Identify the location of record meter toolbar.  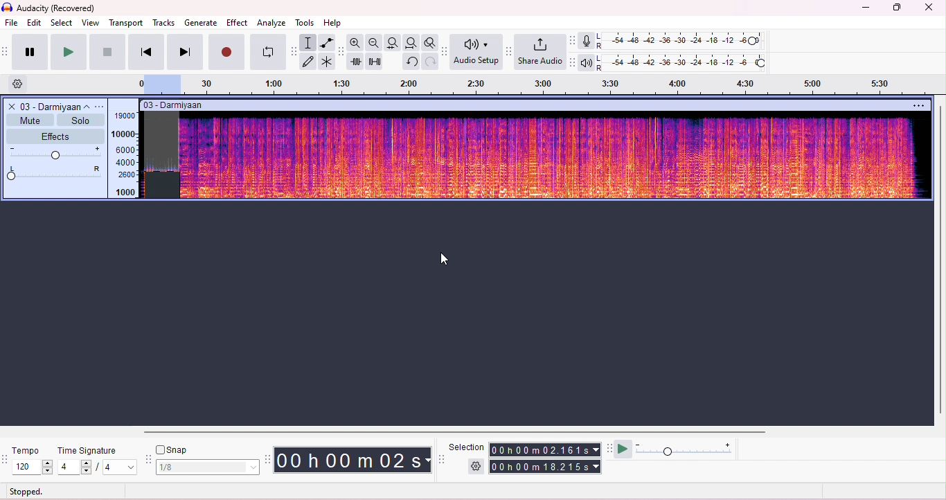
(573, 40).